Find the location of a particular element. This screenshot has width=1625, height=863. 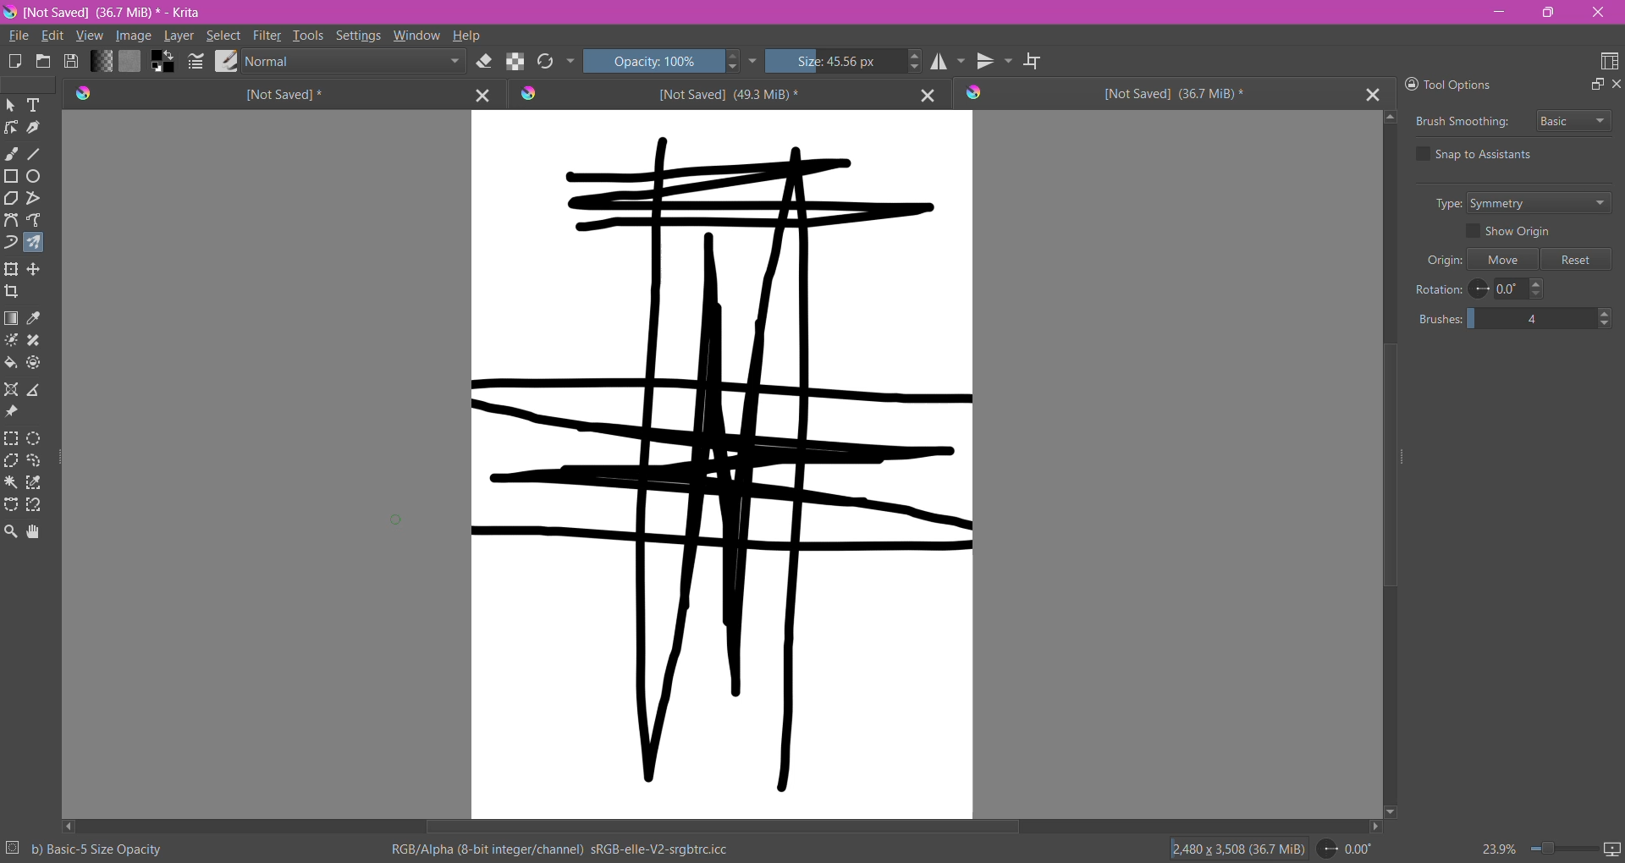

Bezier Curve Selection Tool is located at coordinates (12, 505).